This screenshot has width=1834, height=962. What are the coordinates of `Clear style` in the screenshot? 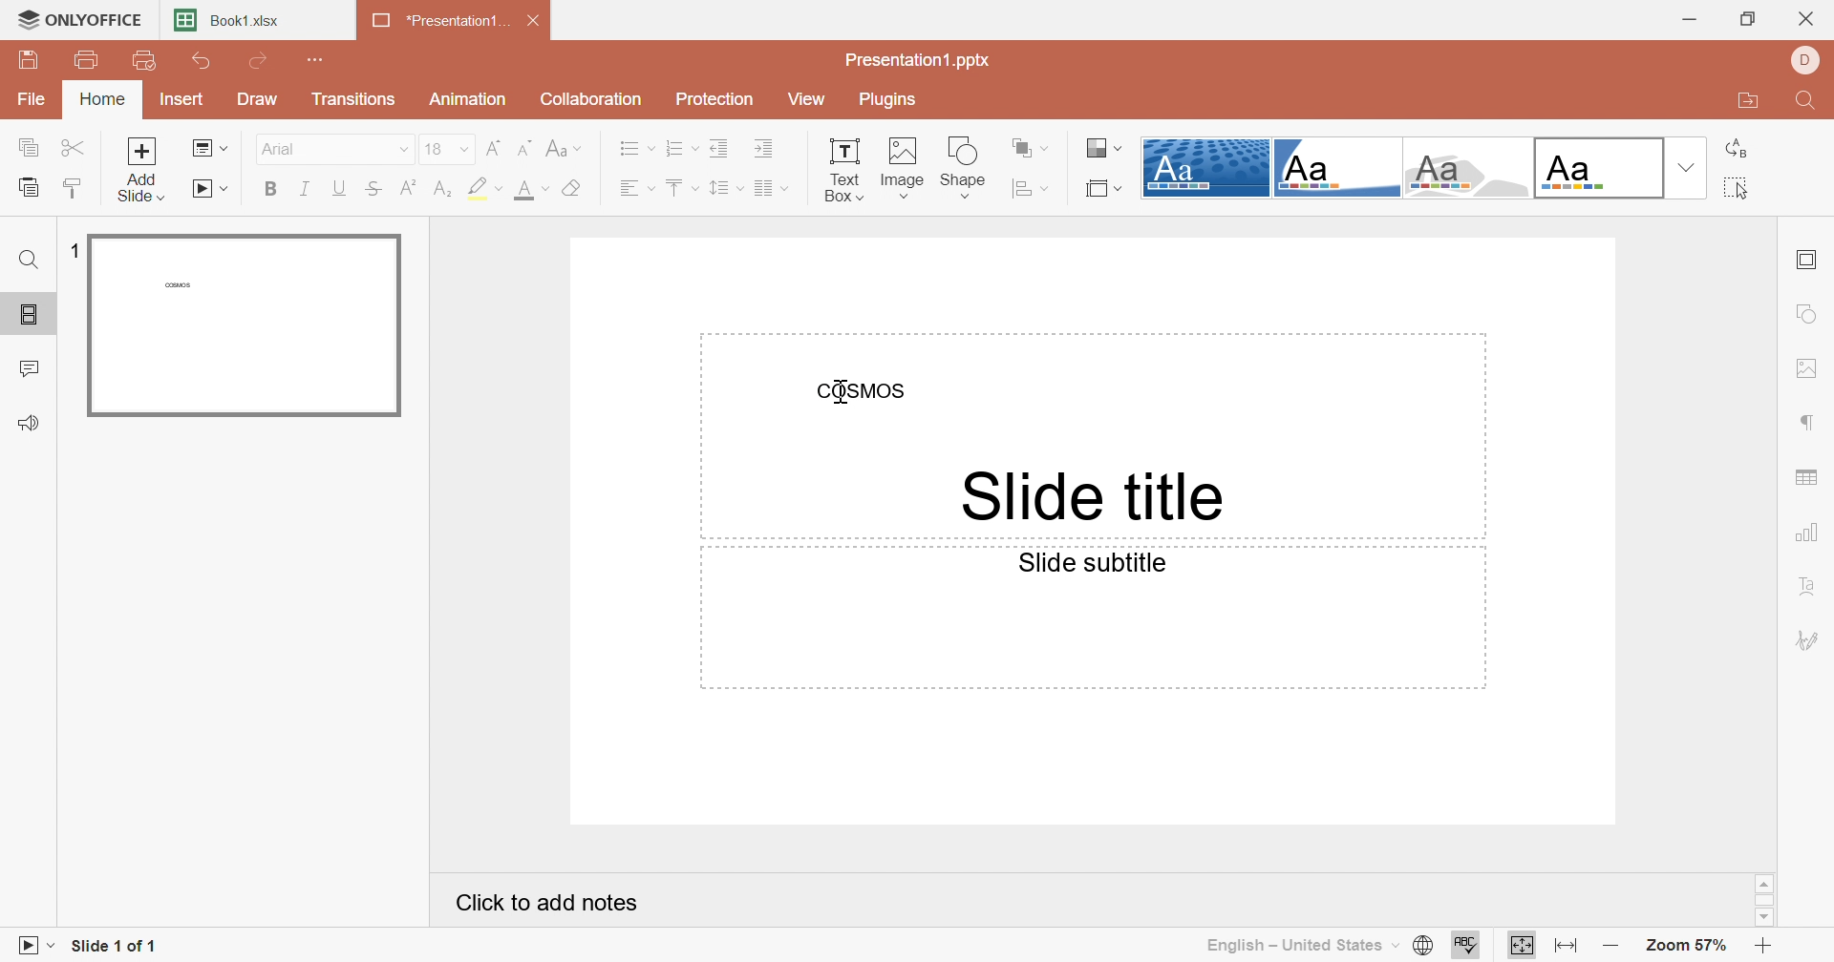 It's located at (572, 190).